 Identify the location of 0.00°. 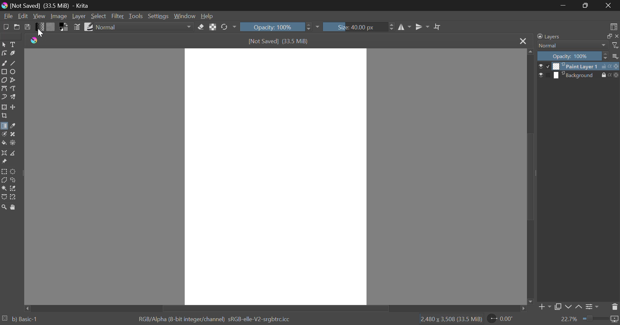
(504, 318).